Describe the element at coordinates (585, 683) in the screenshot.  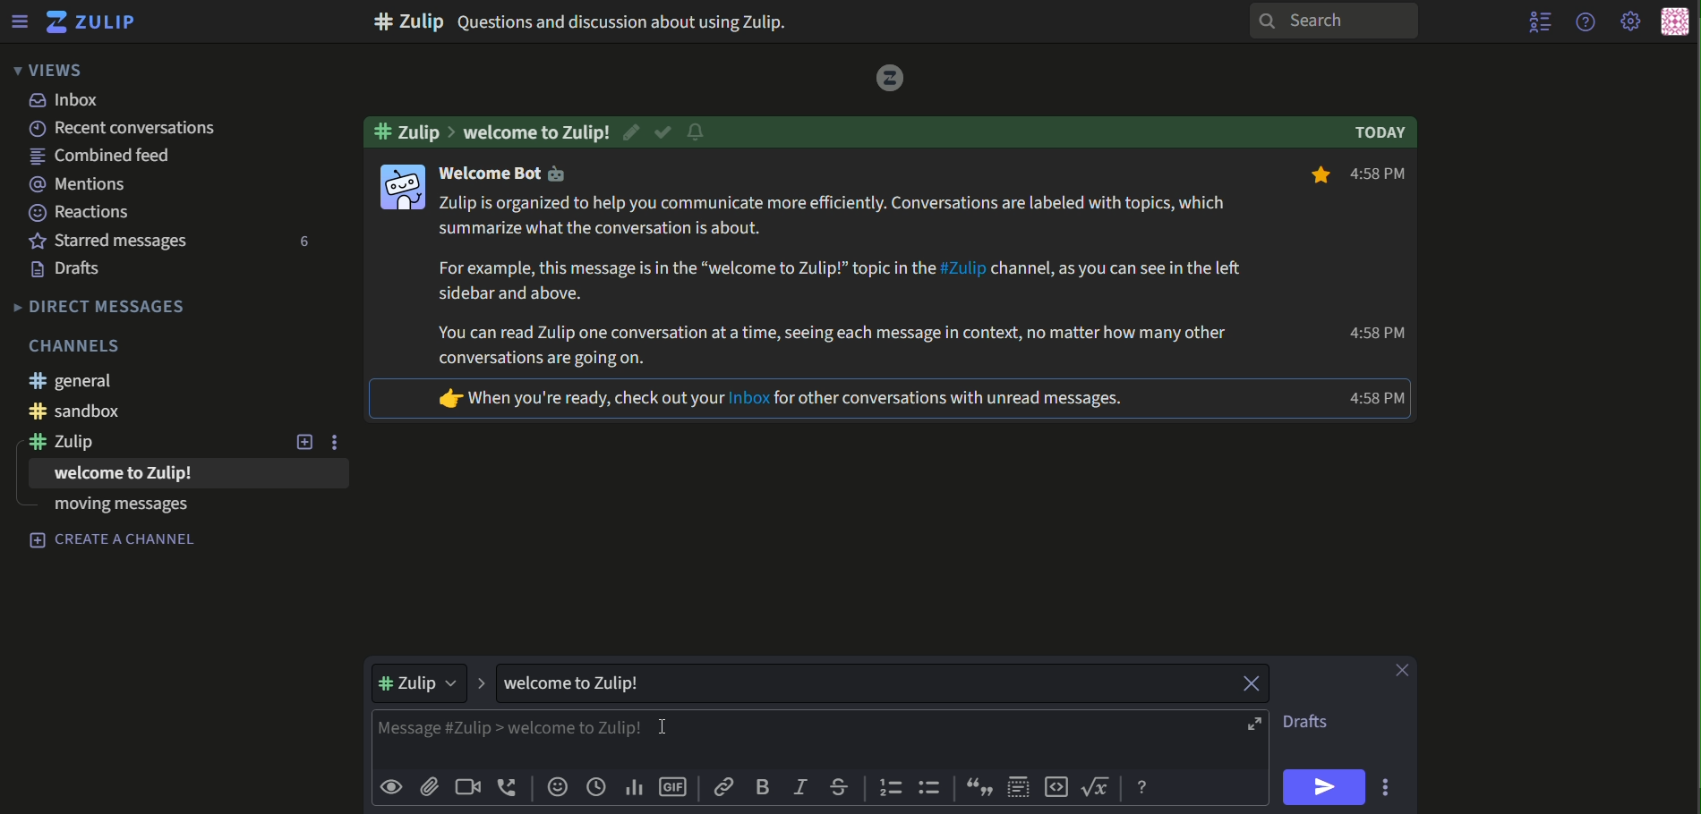
I see `text` at that location.